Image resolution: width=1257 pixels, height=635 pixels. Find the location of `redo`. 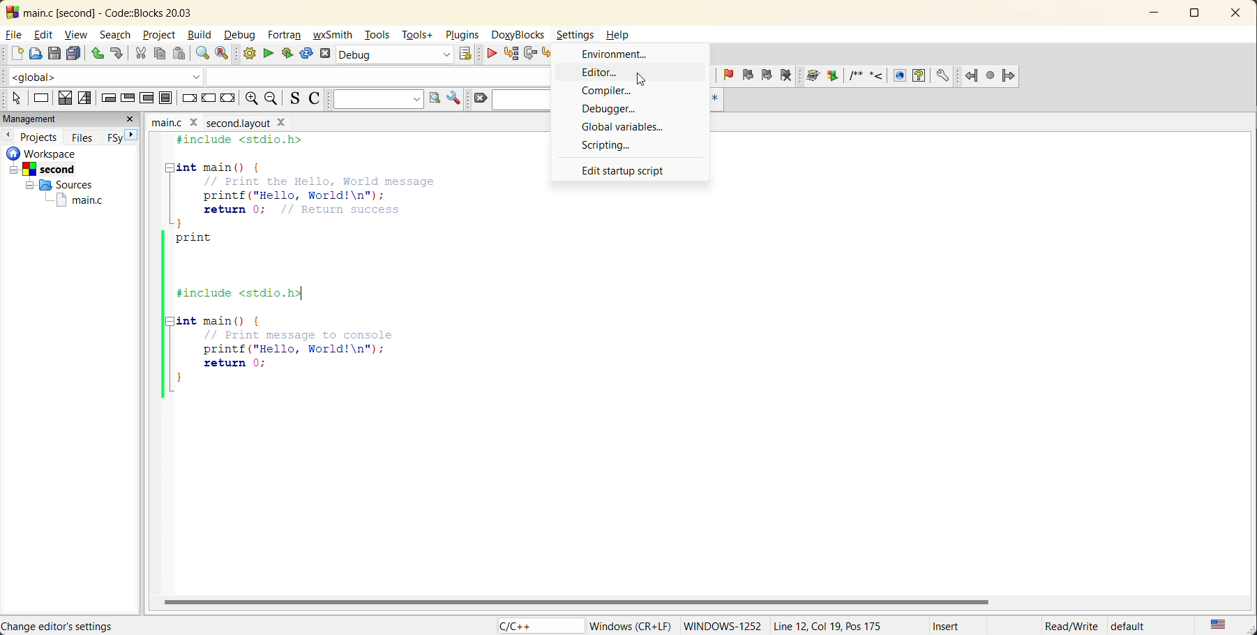

redo is located at coordinates (116, 52).